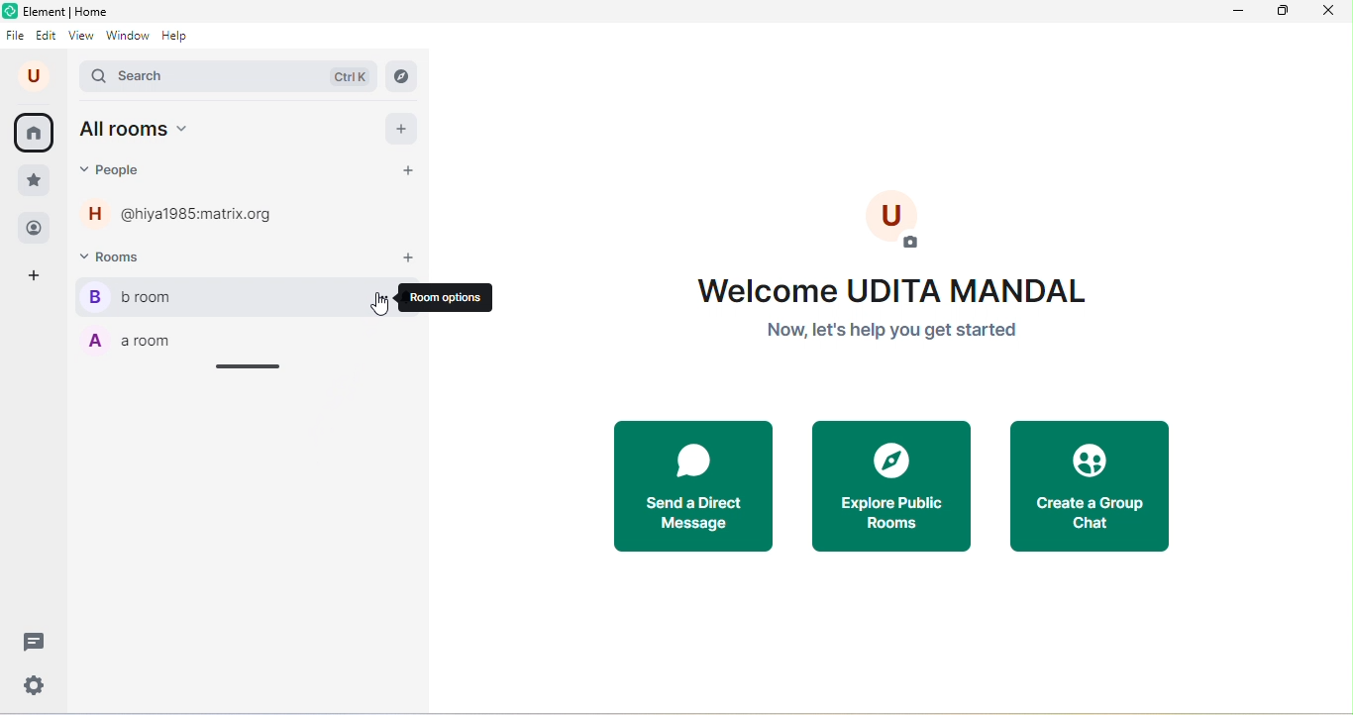 Image resolution: width=1353 pixels, height=715 pixels. Describe the element at coordinates (134, 128) in the screenshot. I see `all rooms` at that location.